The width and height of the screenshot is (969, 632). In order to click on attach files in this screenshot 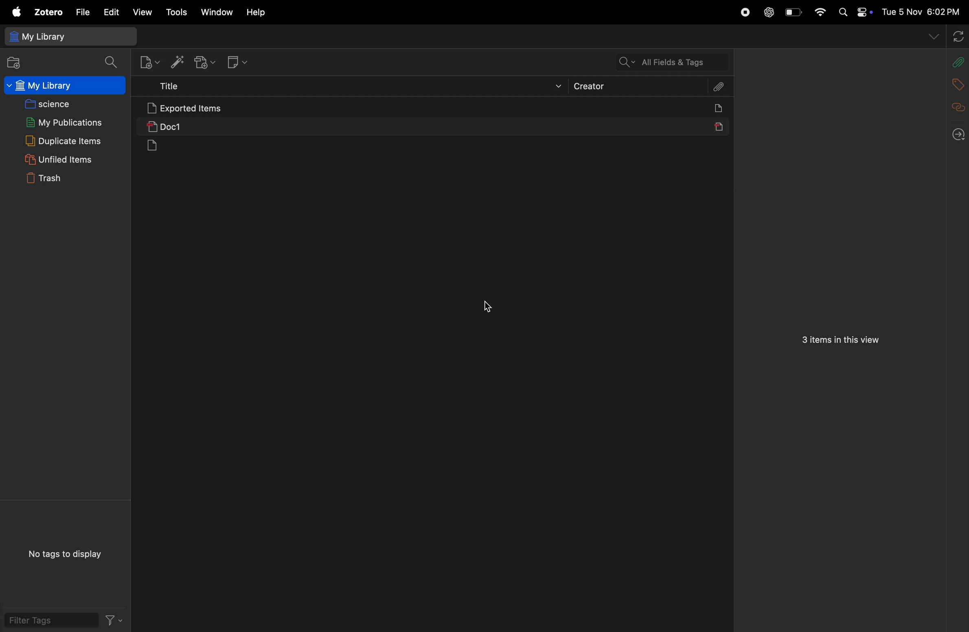, I will do `click(956, 62)`.